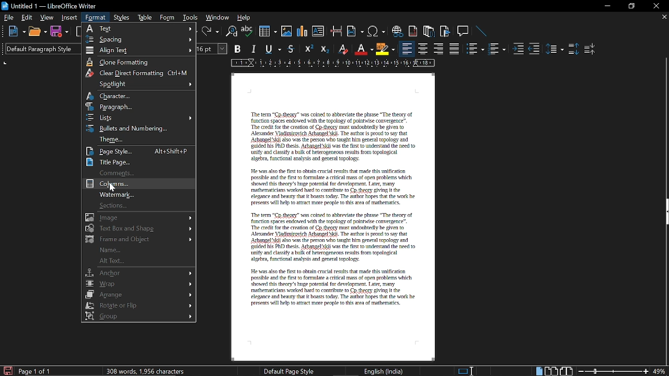 This screenshot has height=376, width=669. Describe the element at coordinates (6, 370) in the screenshot. I see `Save` at that location.